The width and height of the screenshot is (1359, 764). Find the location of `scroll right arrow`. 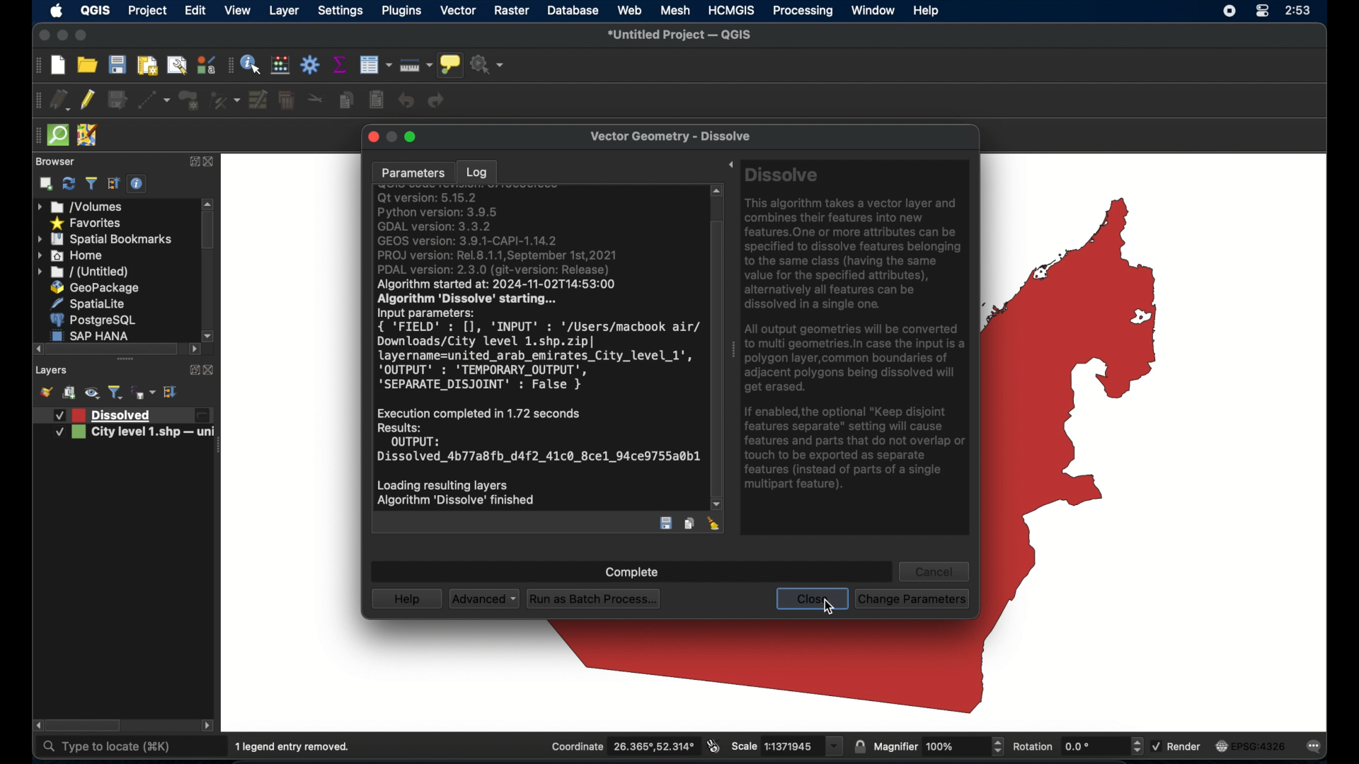

scroll right arrow is located at coordinates (195, 350).